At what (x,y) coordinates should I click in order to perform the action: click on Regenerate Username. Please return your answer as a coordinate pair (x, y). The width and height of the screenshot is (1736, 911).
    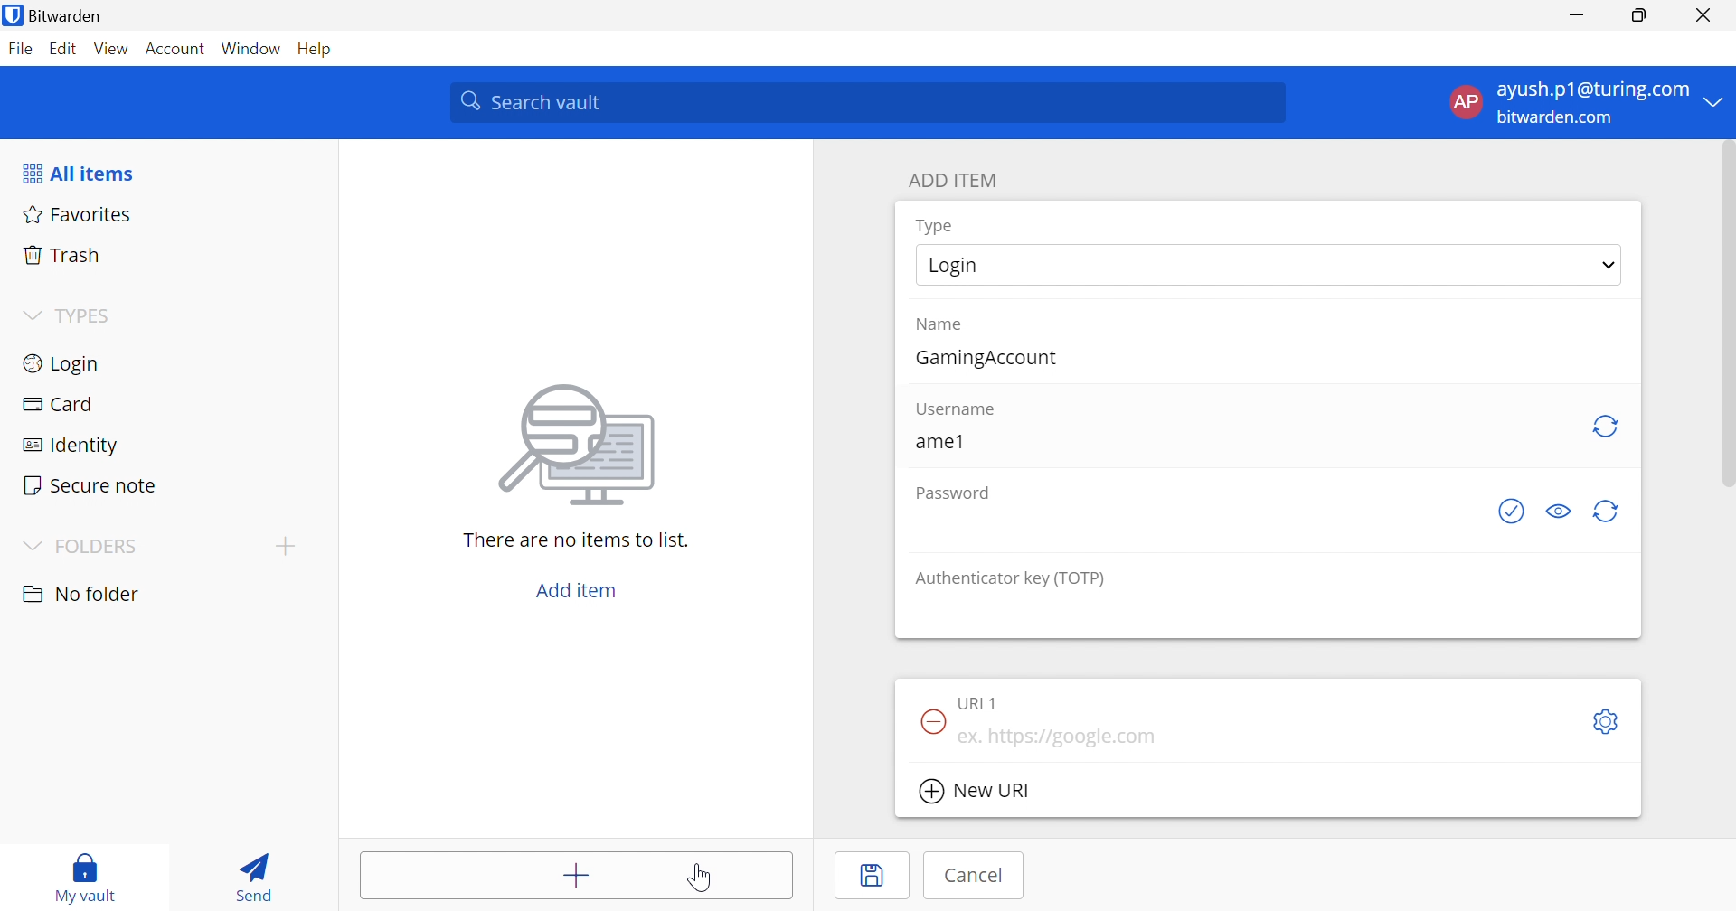
    Looking at the image, I should click on (1608, 426).